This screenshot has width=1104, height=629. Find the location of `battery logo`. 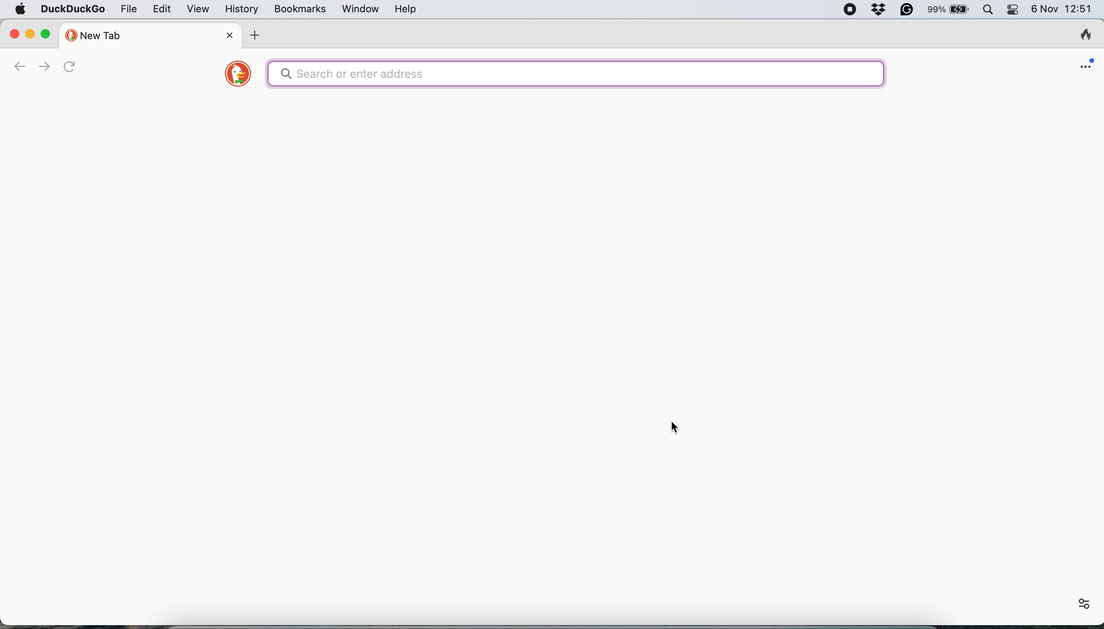

battery logo is located at coordinates (962, 10).